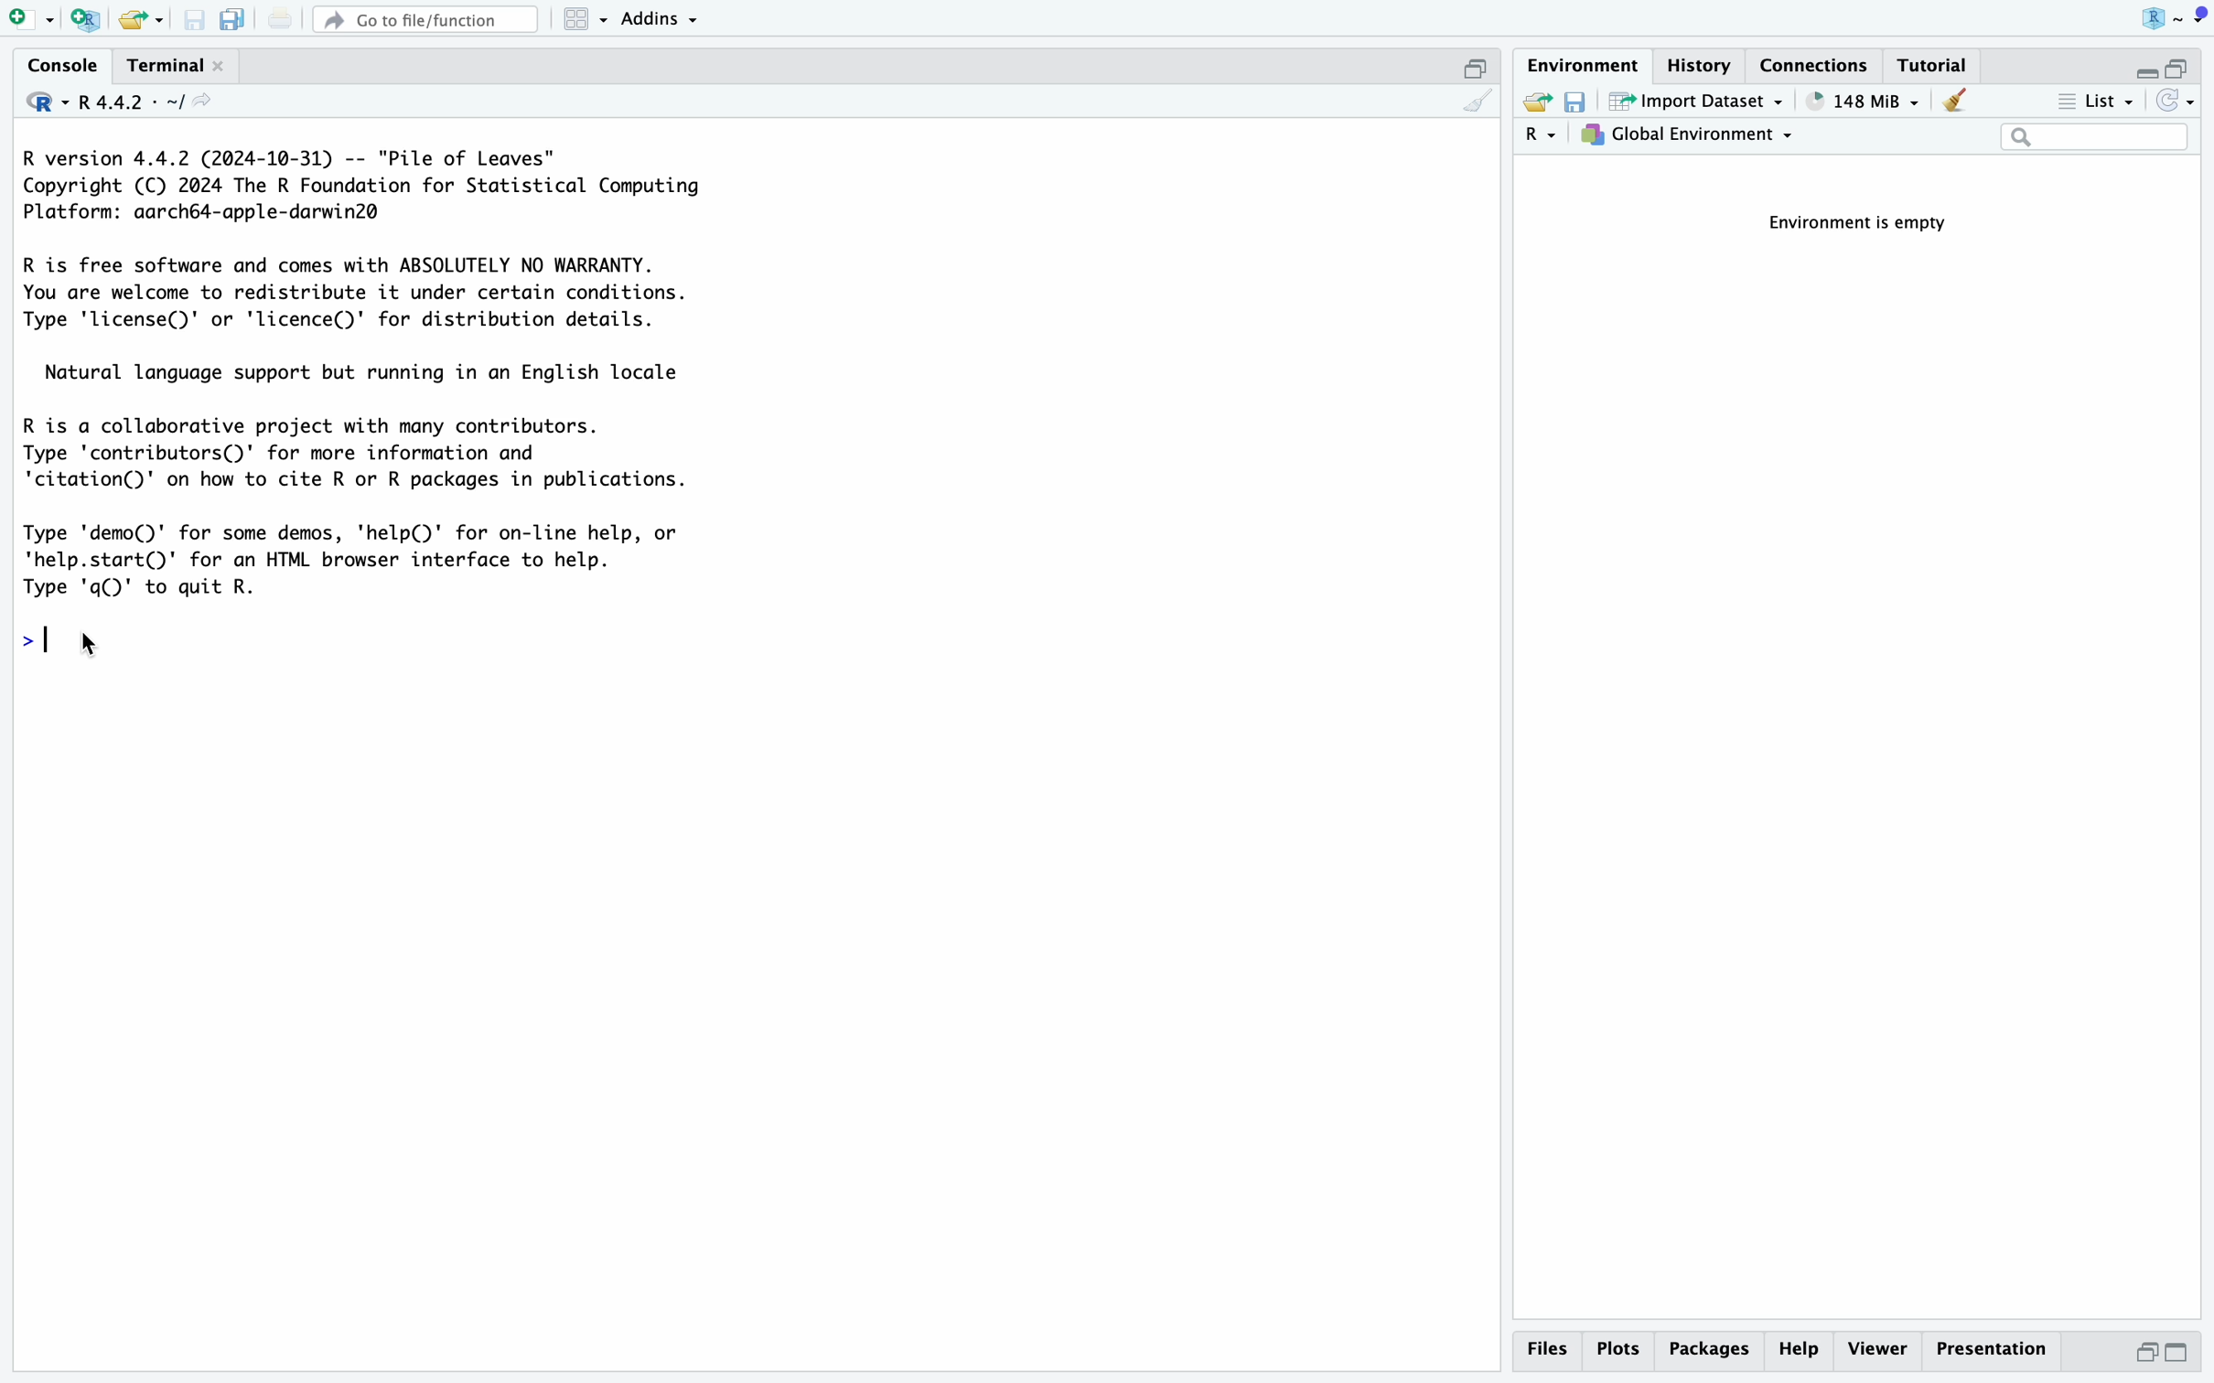  Describe the element at coordinates (359, 294) in the screenshot. I see `description of R and license` at that location.